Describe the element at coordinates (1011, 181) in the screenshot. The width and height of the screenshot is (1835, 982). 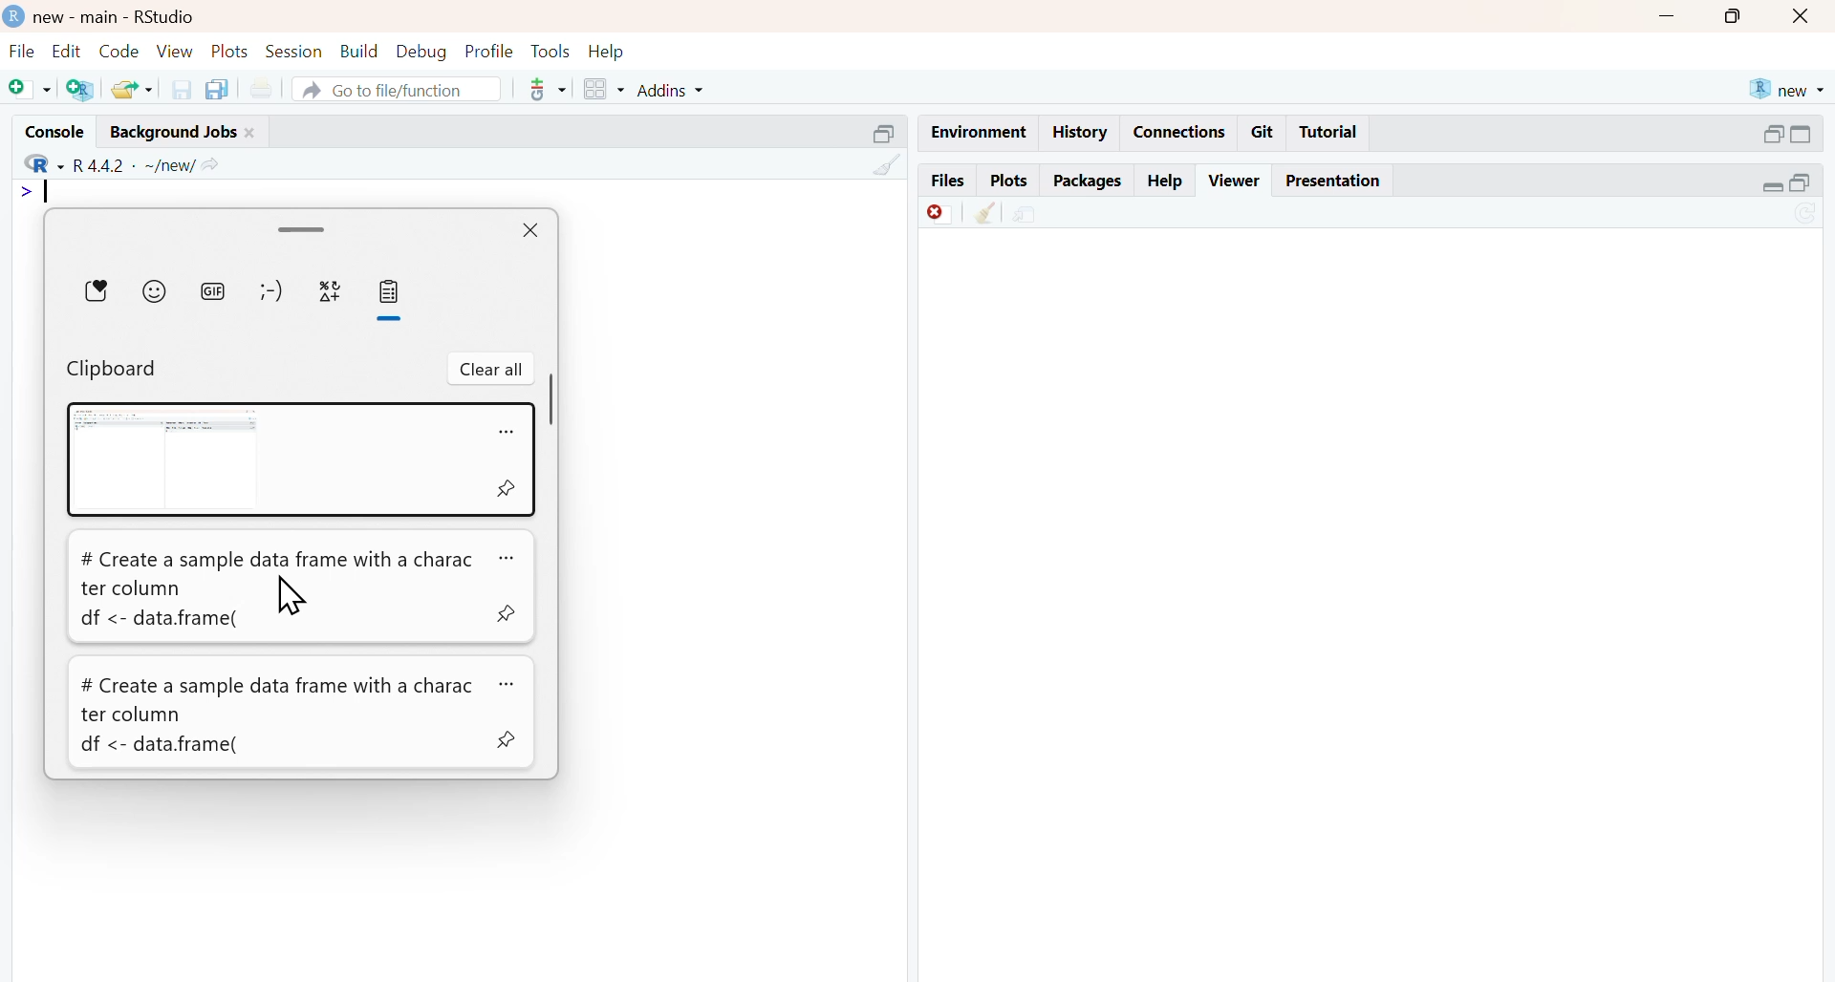
I see `plots` at that location.